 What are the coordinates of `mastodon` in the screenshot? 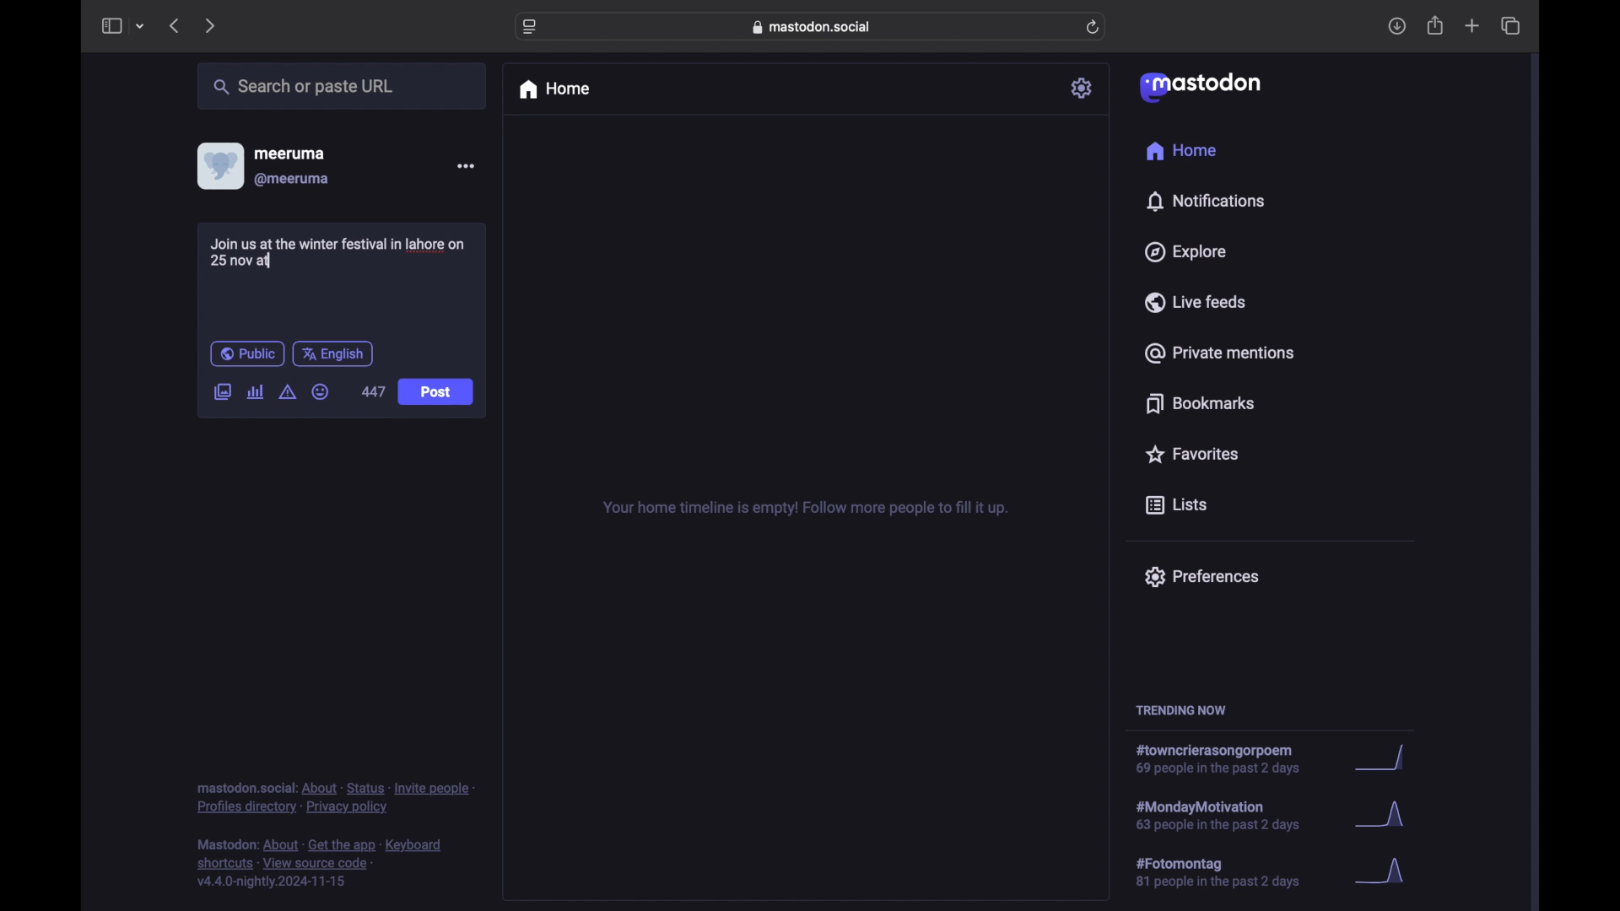 It's located at (1198, 86).